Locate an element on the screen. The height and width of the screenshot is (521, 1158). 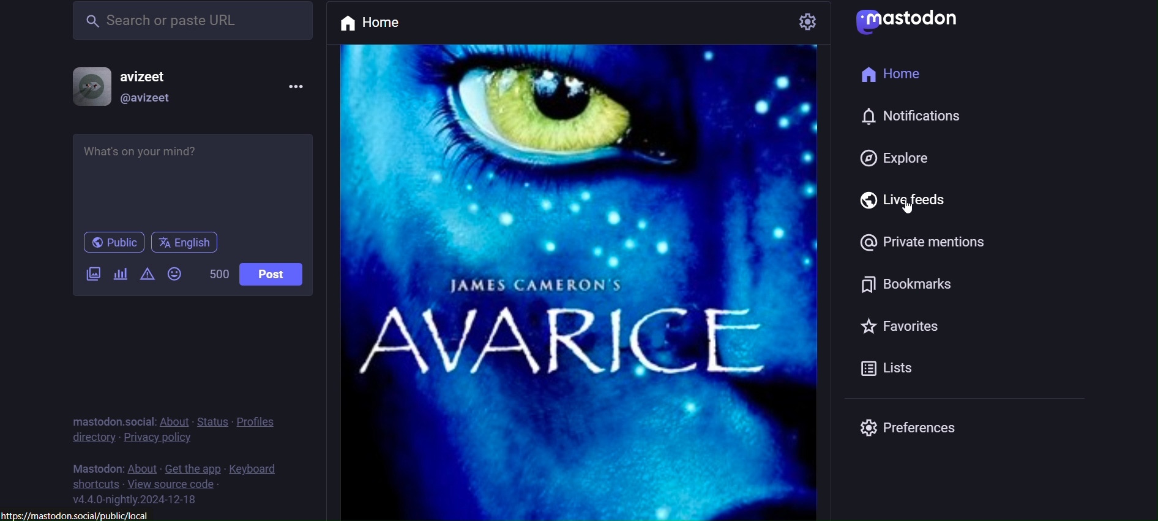
shortcuts is located at coordinates (91, 486).